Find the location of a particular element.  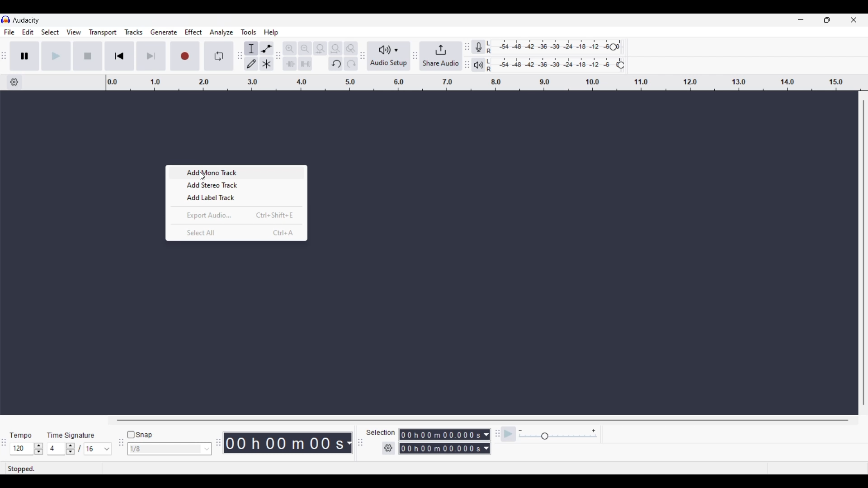

Fit selection to width is located at coordinates (320, 49).